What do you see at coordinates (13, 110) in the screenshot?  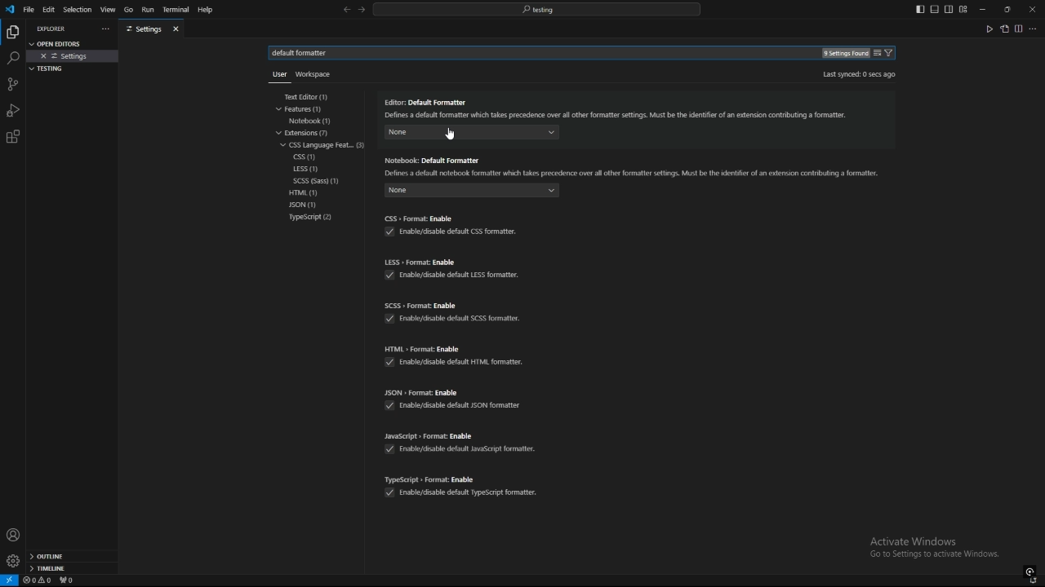 I see `run and debug` at bounding box center [13, 110].